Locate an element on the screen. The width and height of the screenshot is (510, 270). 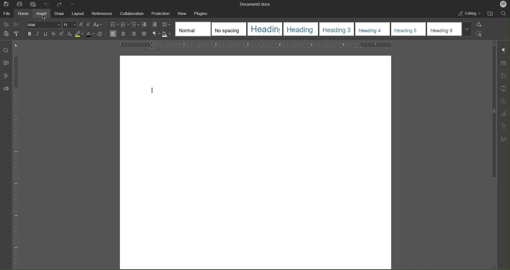
Numbered List is located at coordinates (125, 24).